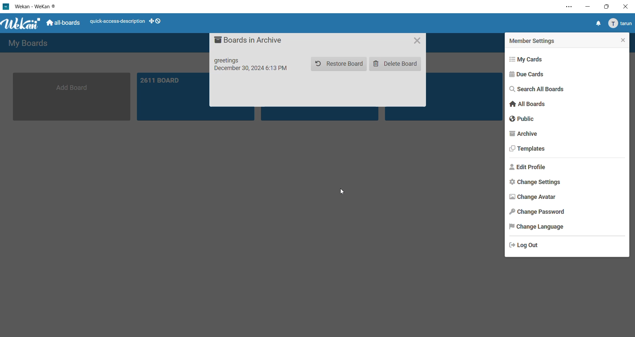 The height and width of the screenshot is (337, 635). What do you see at coordinates (395, 64) in the screenshot?
I see `delete board` at bounding box center [395, 64].